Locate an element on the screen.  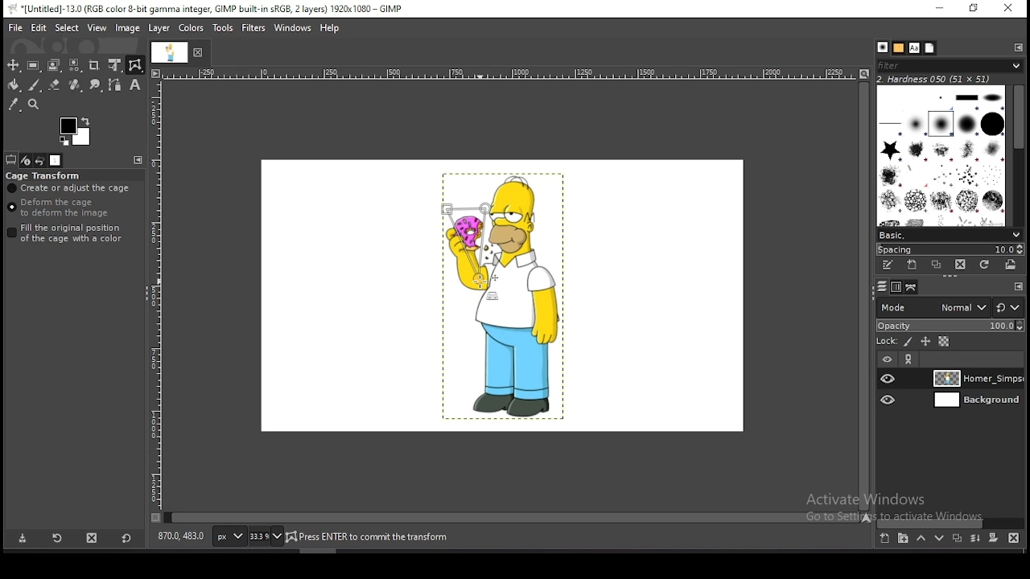
create a new layer group is located at coordinates (904, 539).